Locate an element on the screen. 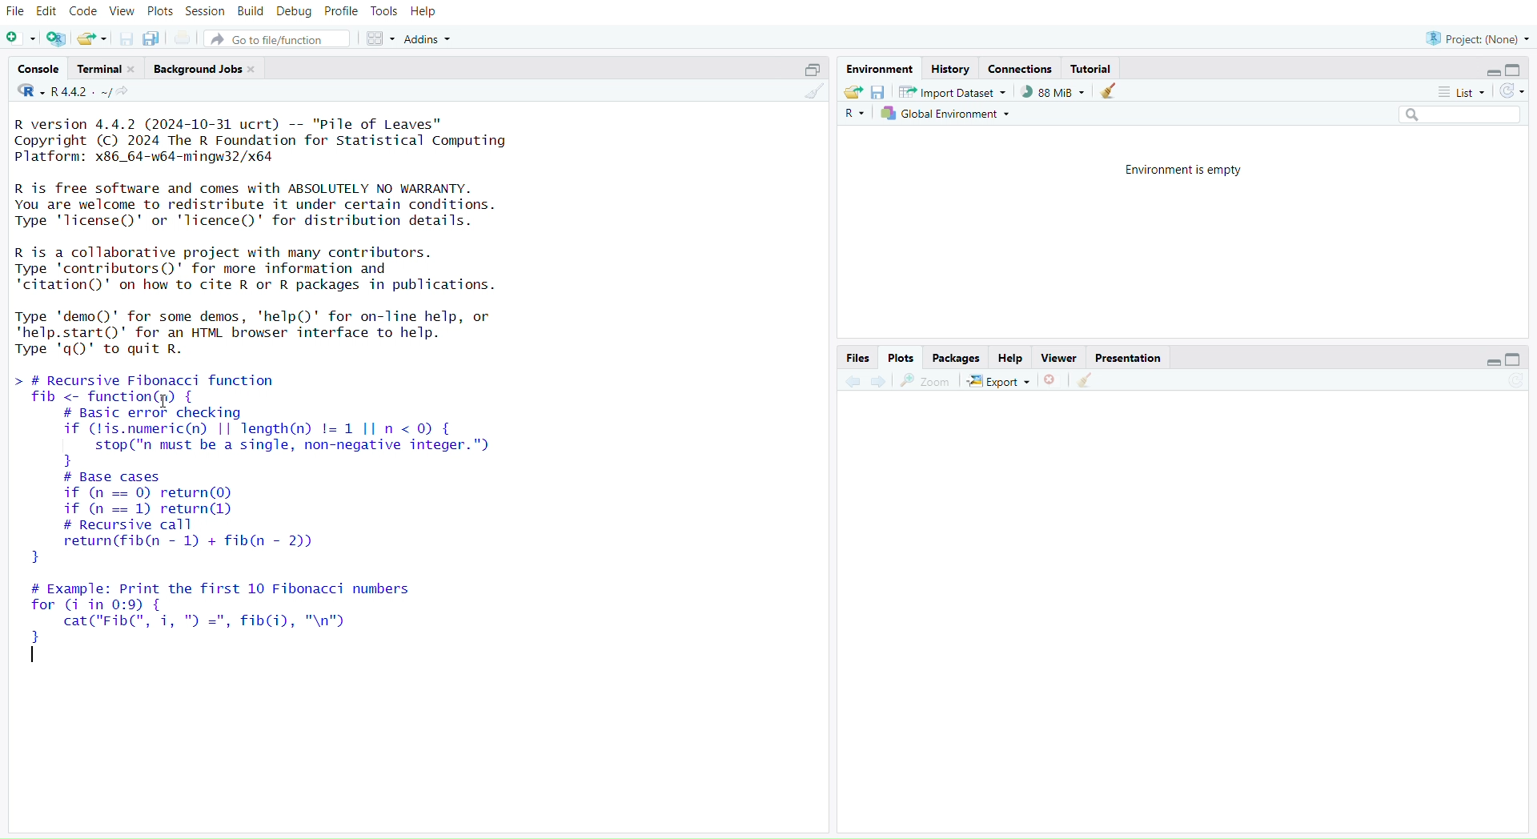 This screenshot has height=839, width=1537. expand is located at coordinates (1491, 73).